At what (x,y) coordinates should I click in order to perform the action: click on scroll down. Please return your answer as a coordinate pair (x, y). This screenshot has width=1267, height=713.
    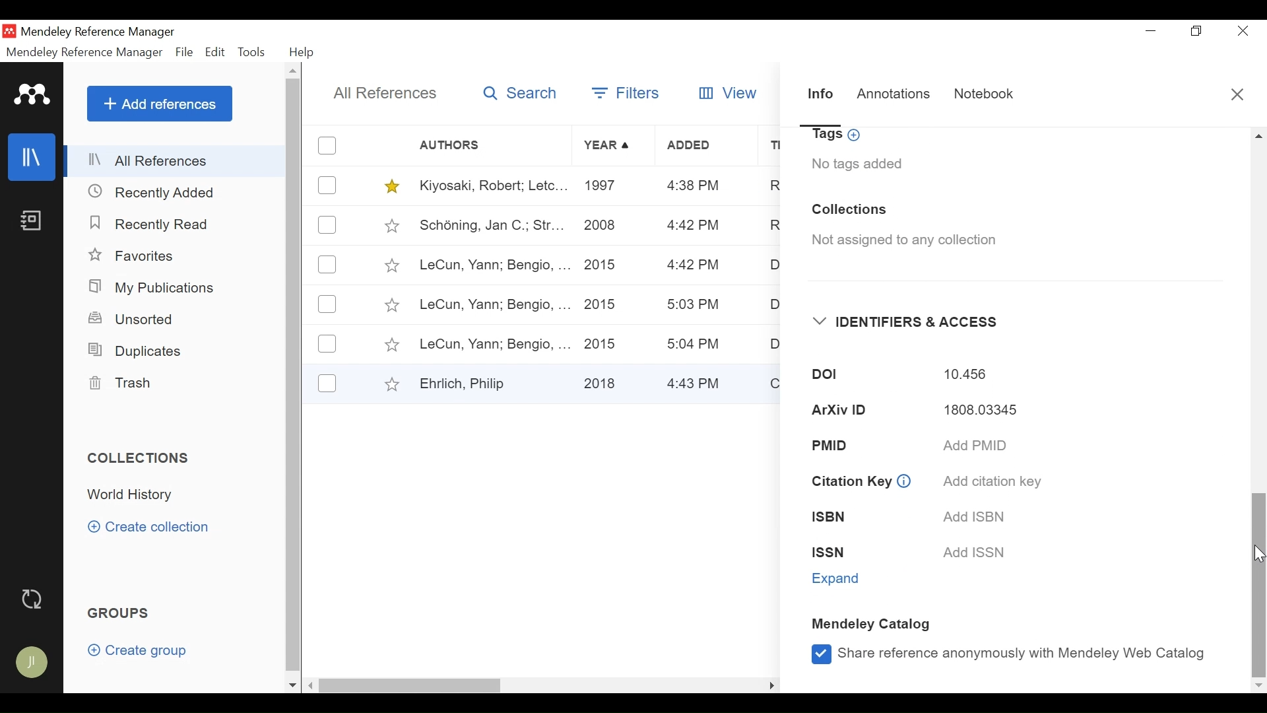
    Looking at the image, I should click on (1259, 687).